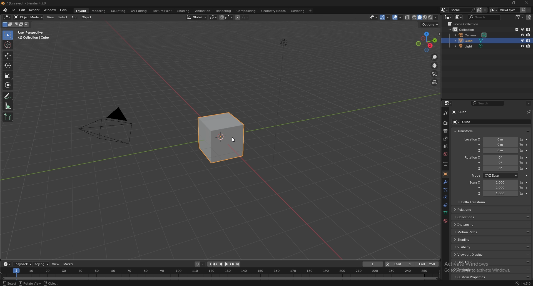 The width and height of the screenshot is (533, 286). Describe the element at coordinates (29, 17) in the screenshot. I see `object mode` at that location.